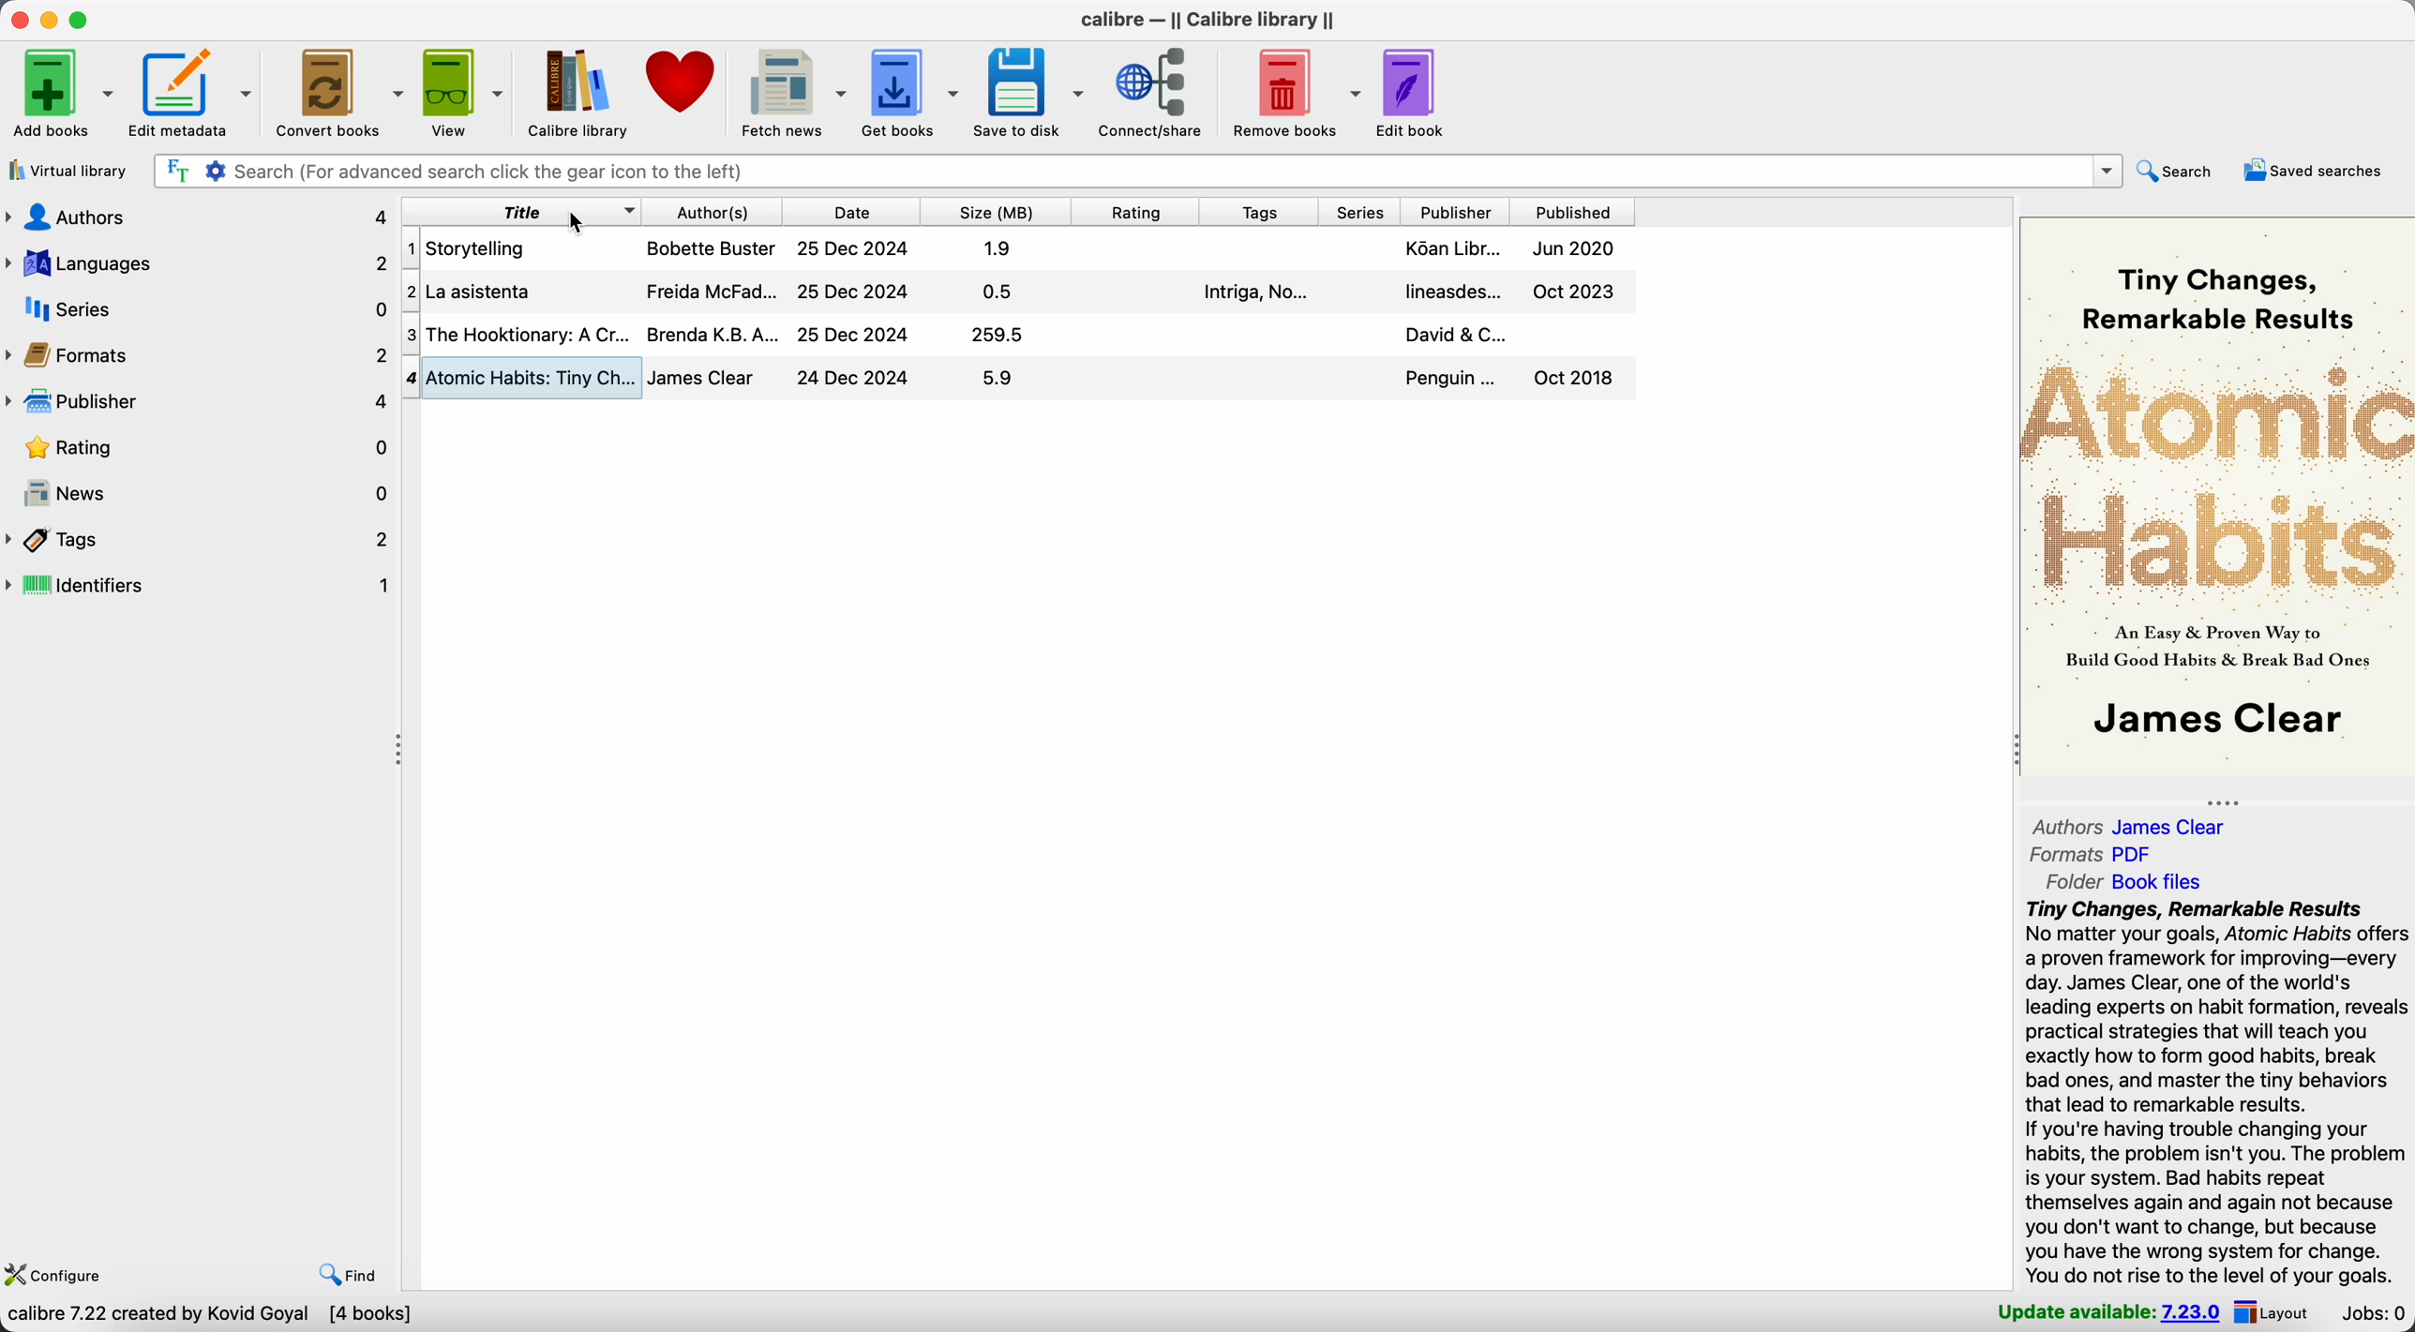  I want to click on storytelling, so click(481, 247).